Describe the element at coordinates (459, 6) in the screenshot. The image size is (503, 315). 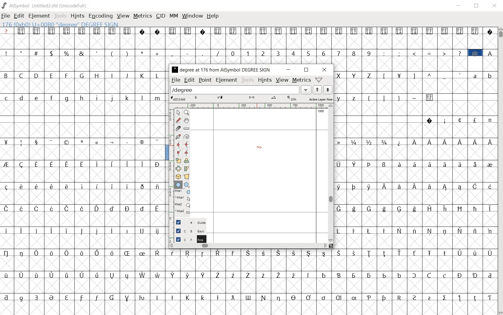
I see `minimize` at that location.